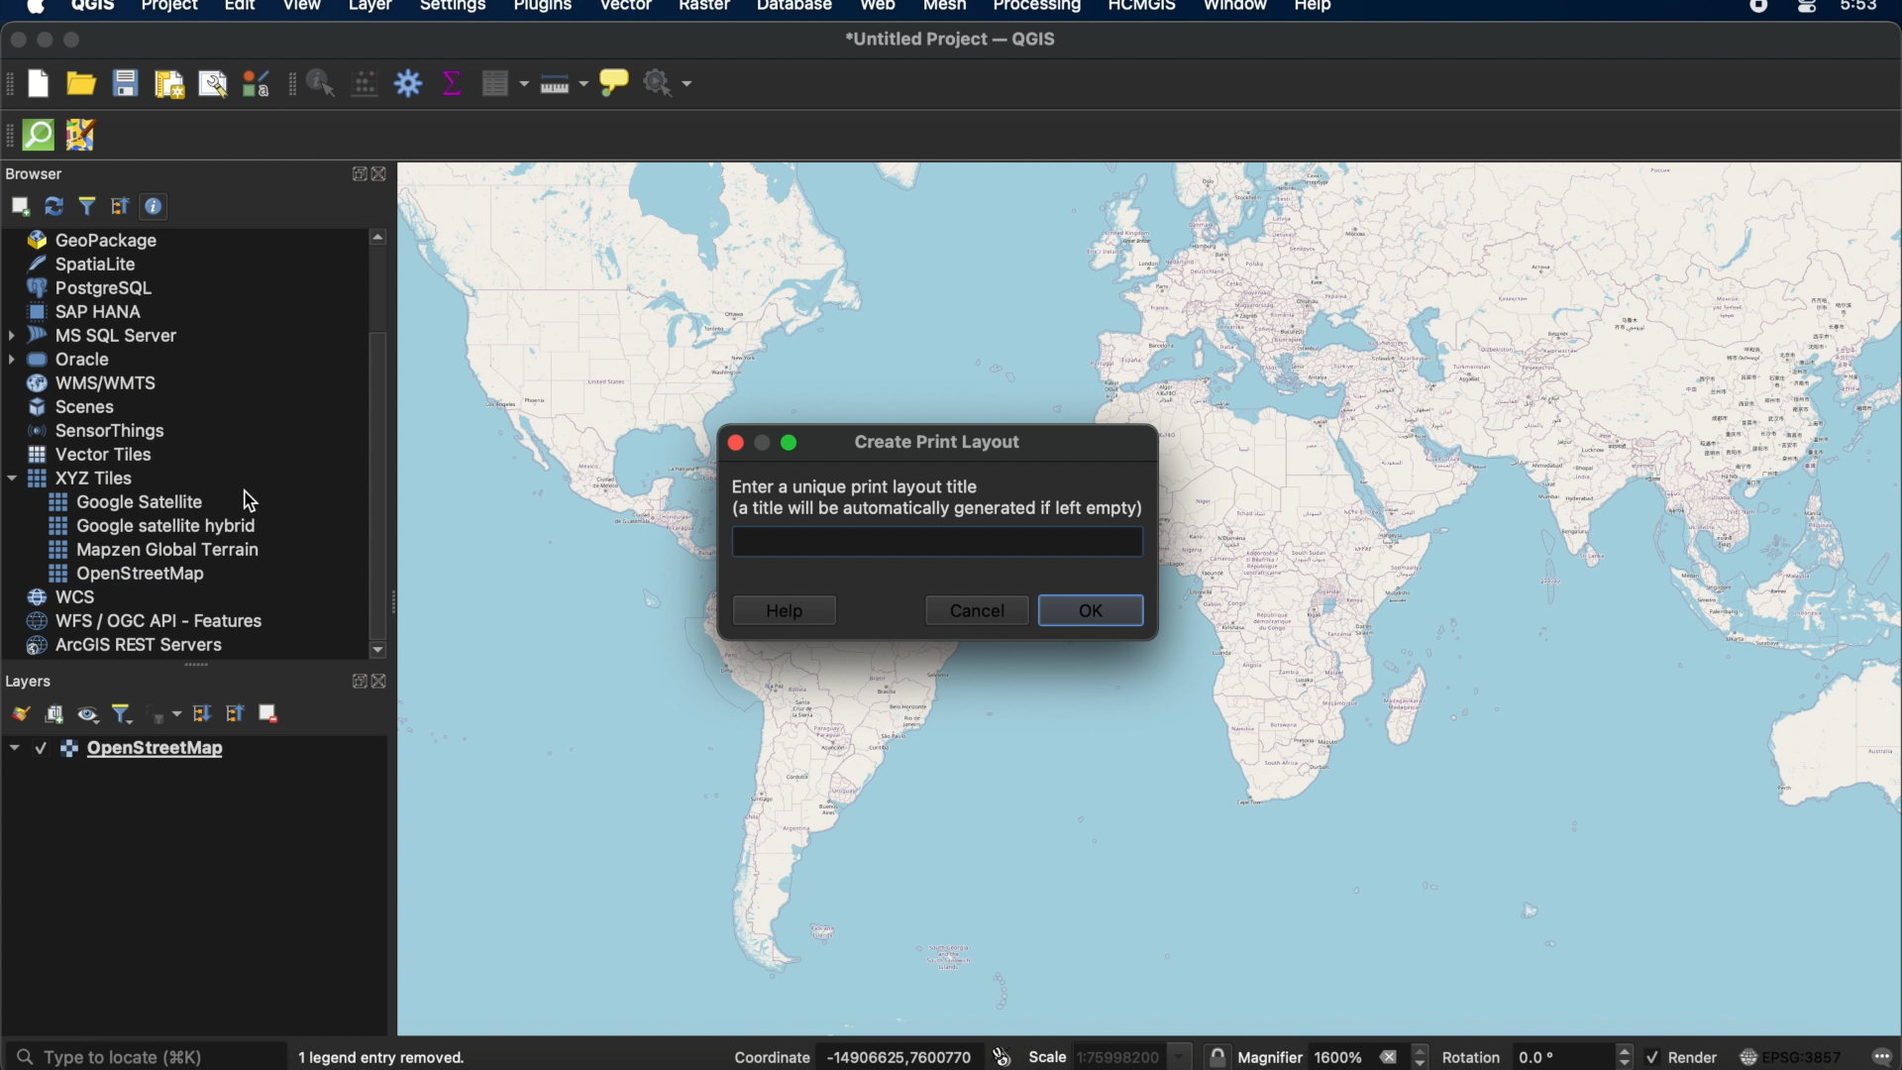  I want to click on edit, so click(241, 8).